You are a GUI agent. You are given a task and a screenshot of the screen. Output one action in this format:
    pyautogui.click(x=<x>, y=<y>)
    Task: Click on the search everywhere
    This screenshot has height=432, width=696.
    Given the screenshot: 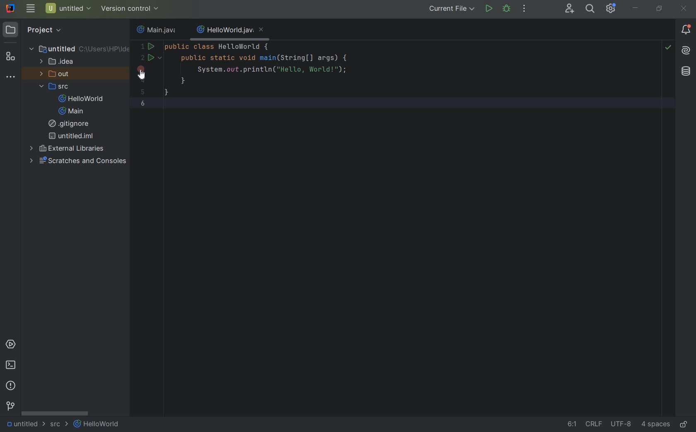 What is the action you would take?
    pyautogui.click(x=589, y=9)
    